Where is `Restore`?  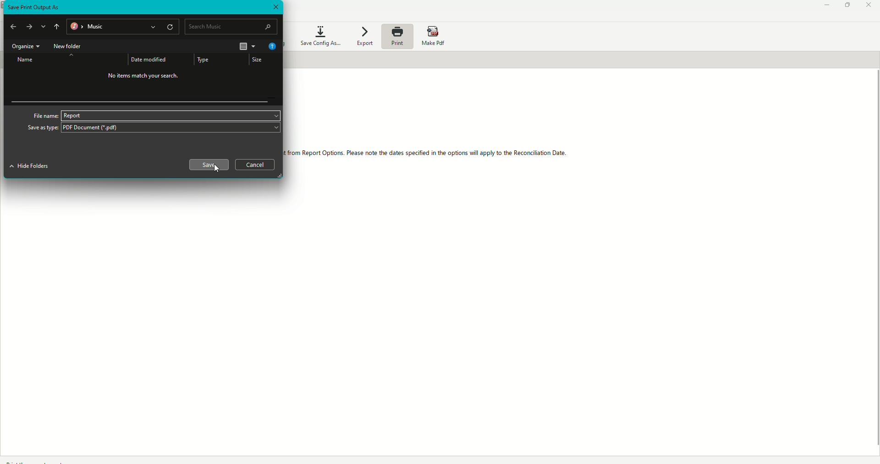 Restore is located at coordinates (845, 6).